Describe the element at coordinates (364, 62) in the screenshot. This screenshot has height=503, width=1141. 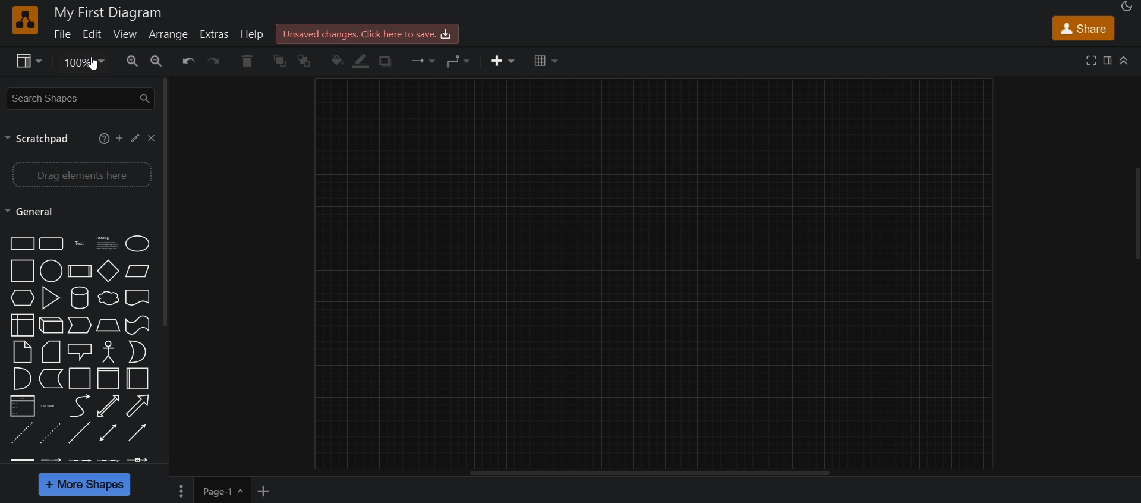
I see `line color` at that location.